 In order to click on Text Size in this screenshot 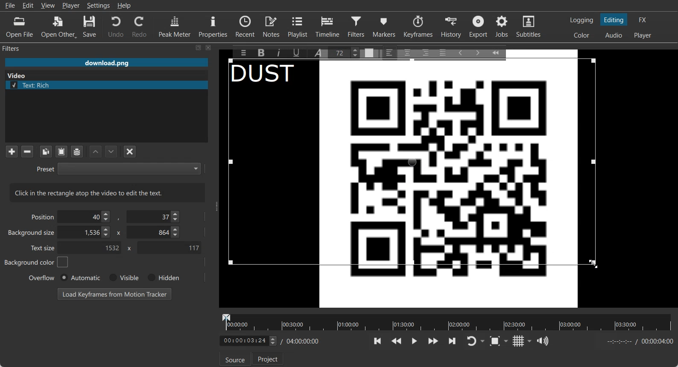, I will do `click(346, 52)`.